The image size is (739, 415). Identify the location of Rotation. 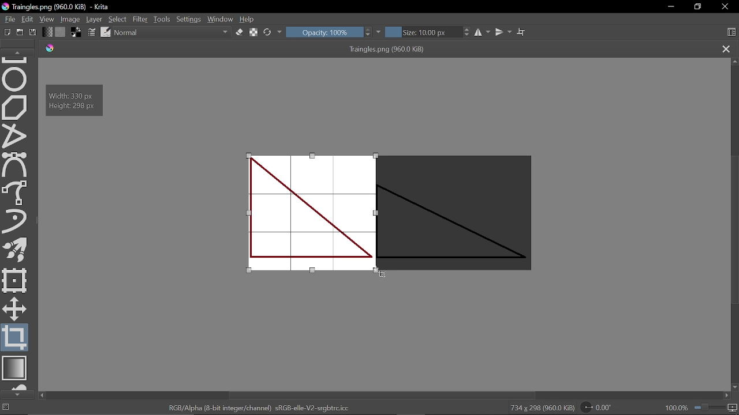
(600, 408).